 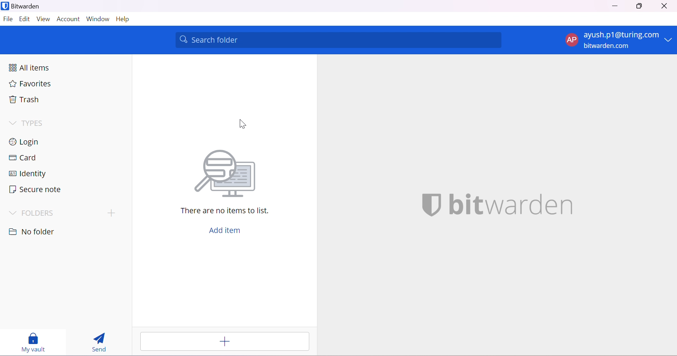 I want to click on bitwarden logo, so click(x=427, y=206).